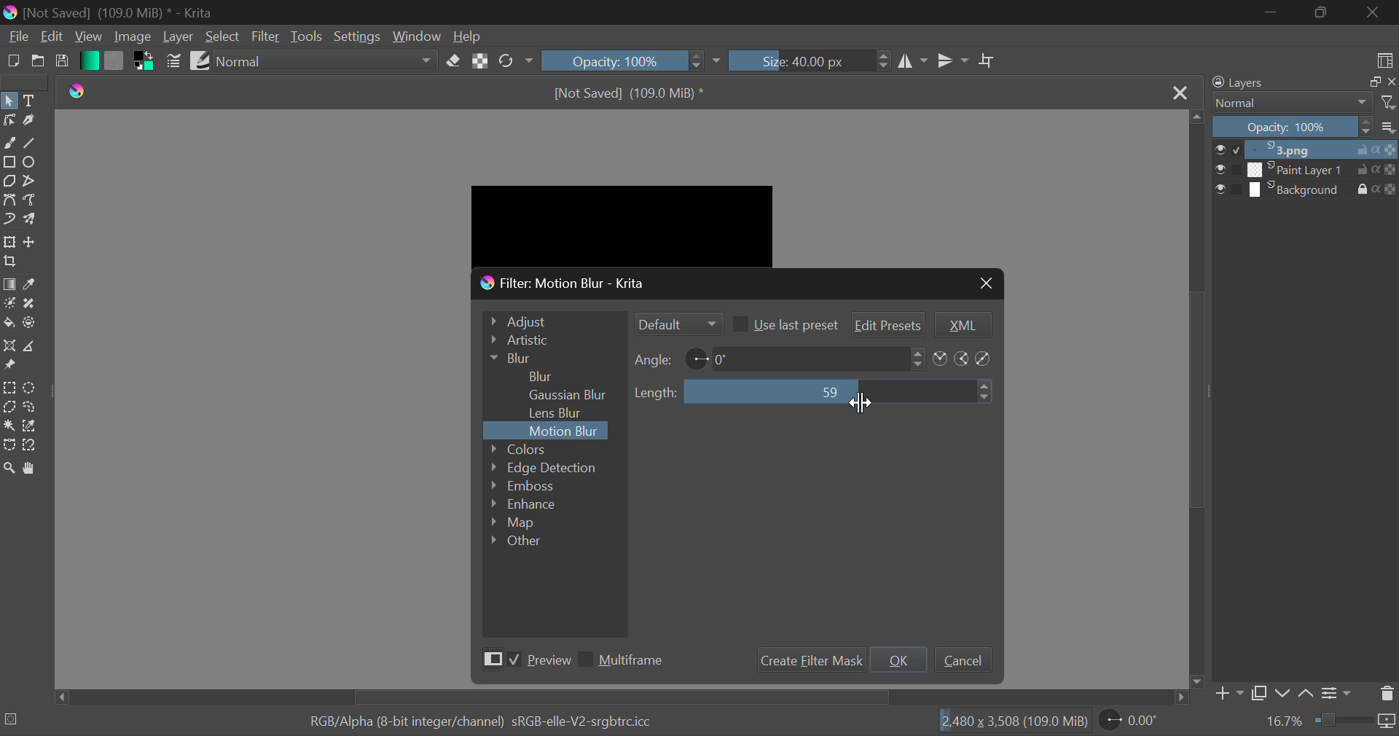  What do you see at coordinates (560, 413) in the screenshot?
I see `Lens` at bounding box center [560, 413].